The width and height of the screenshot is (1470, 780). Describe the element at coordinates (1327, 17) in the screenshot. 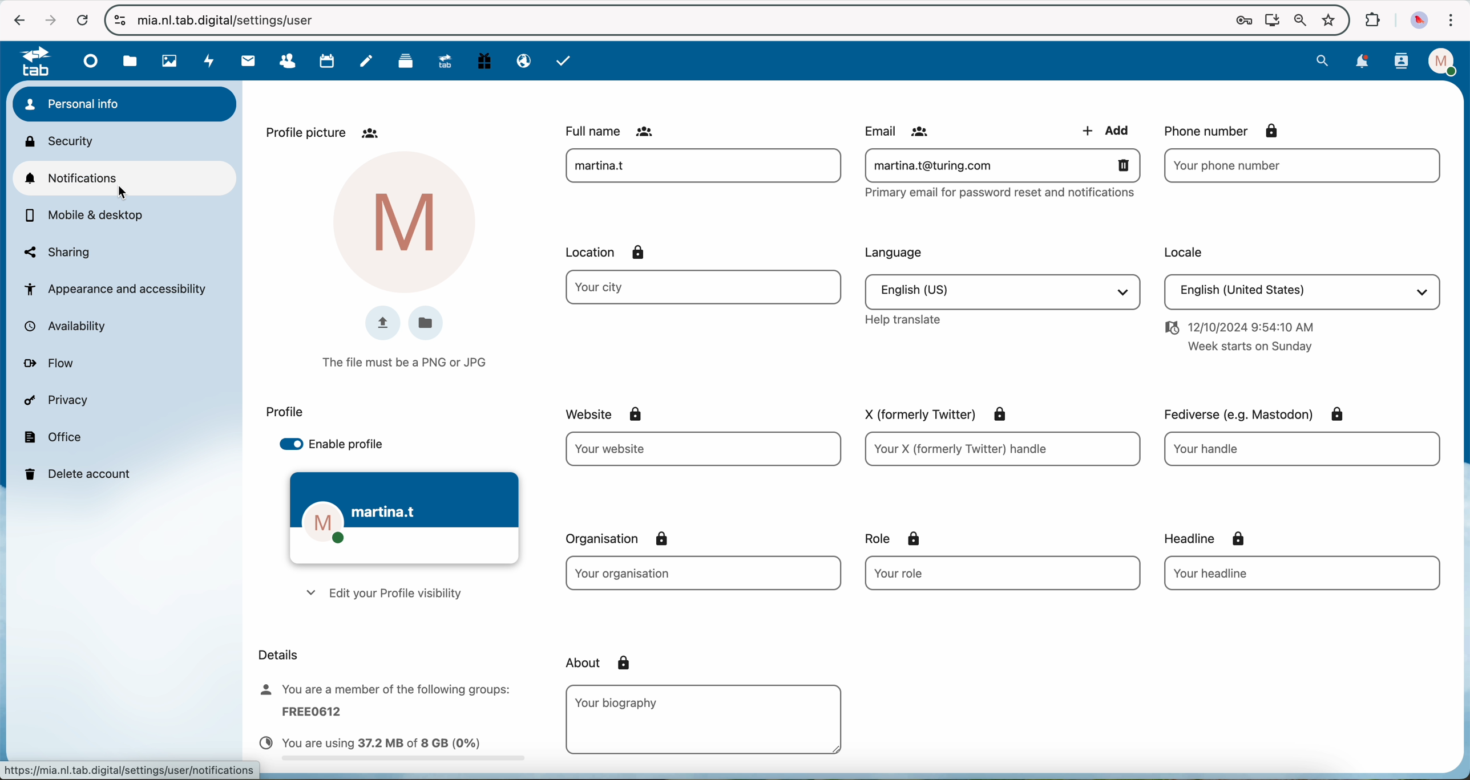

I see `favorites` at that location.